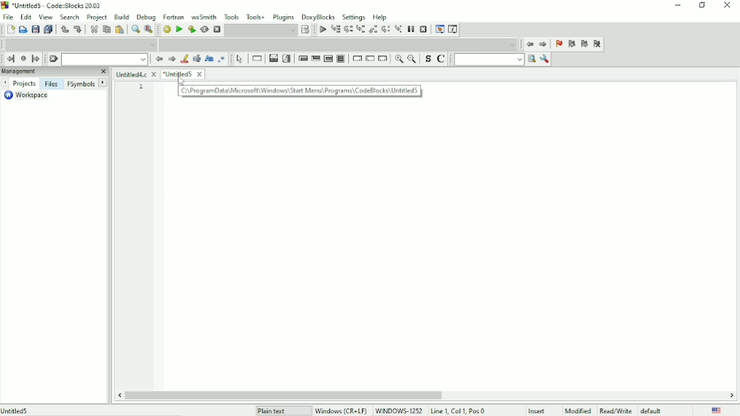 The height and width of the screenshot is (416, 740). Describe the element at coordinates (48, 29) in the screenshot. I see `Save everything` at that location.